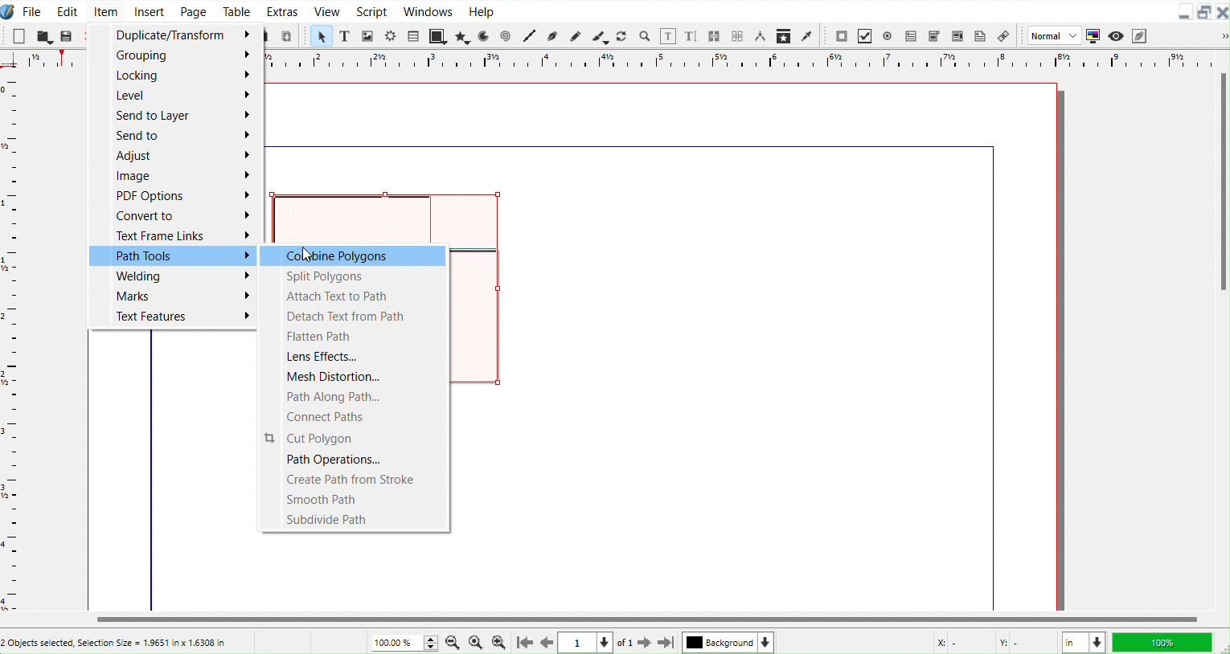 This screenshot has height=654, width=1230. I want to click on Table, so click(237, 10).